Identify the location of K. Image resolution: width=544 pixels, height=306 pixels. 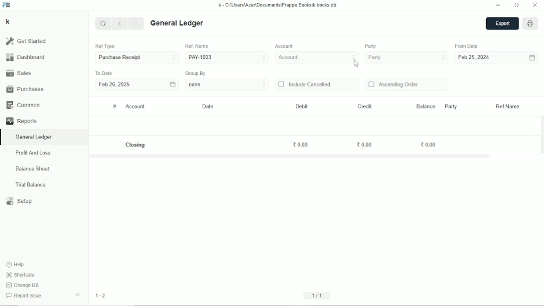
(8, 21).